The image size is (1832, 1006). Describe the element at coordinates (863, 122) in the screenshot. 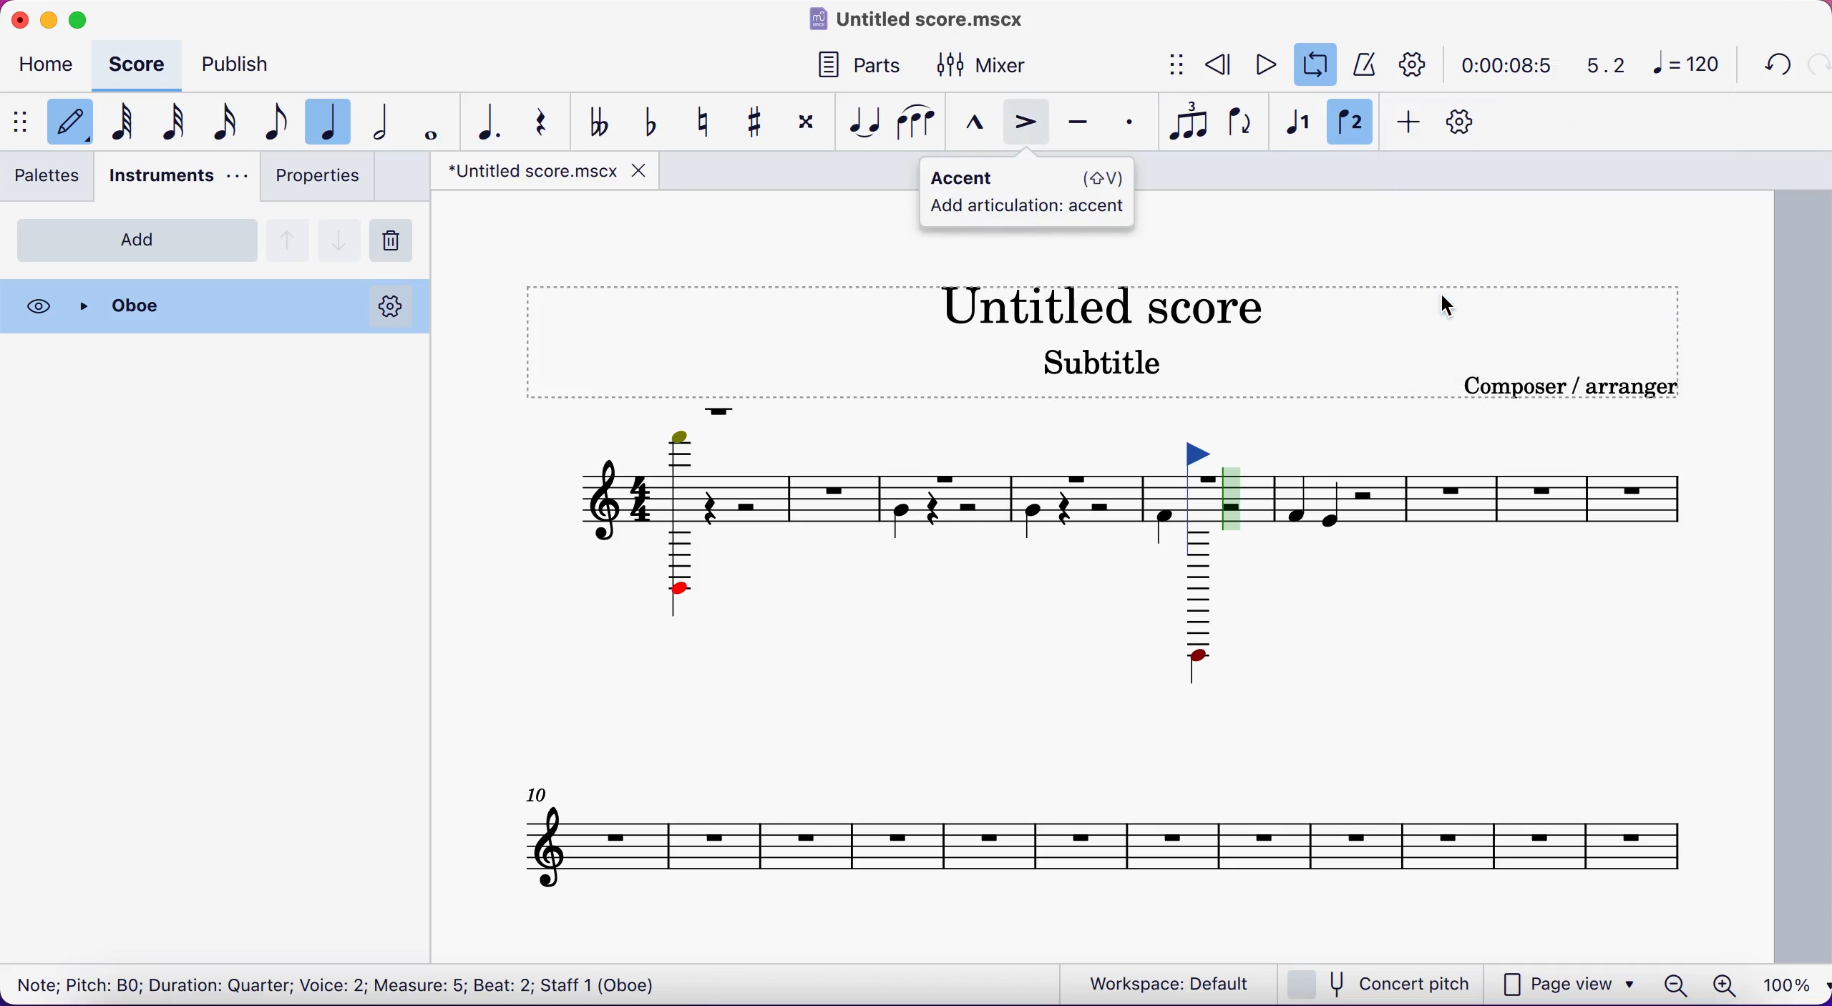

I see `tie` at that location.